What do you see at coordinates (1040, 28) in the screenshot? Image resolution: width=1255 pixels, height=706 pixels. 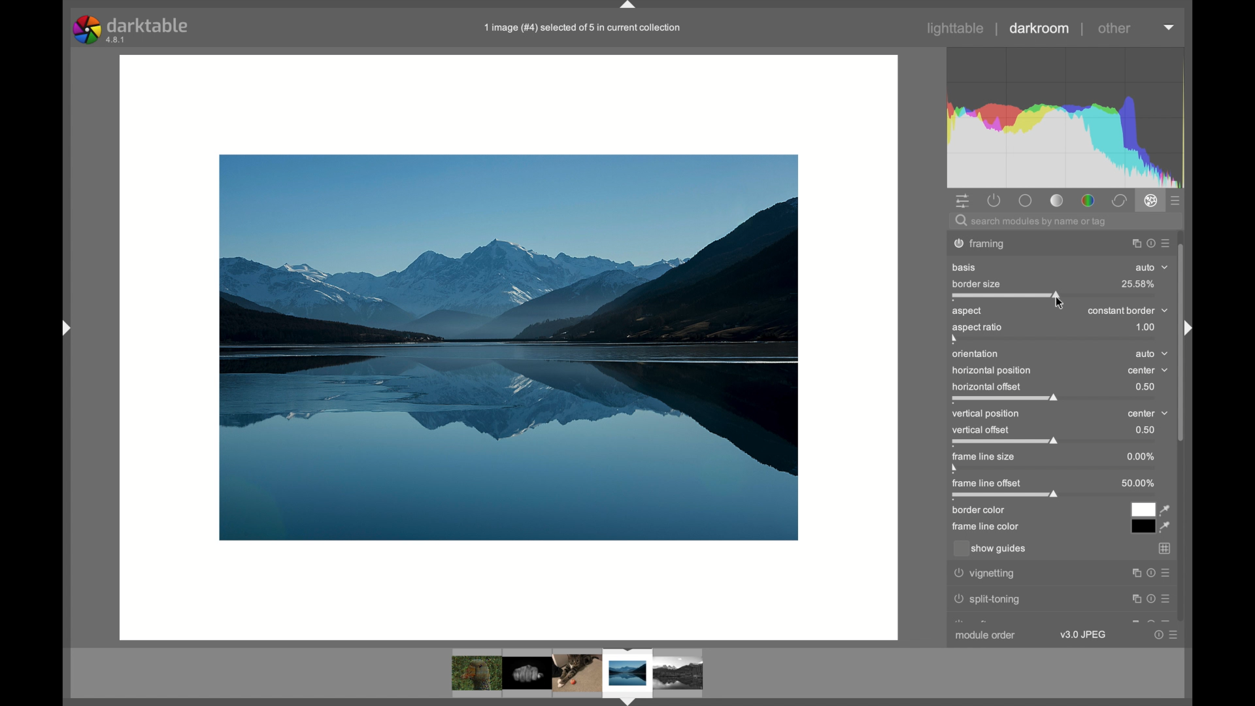 I see `darkroom` at bounding box center [1040, 28].